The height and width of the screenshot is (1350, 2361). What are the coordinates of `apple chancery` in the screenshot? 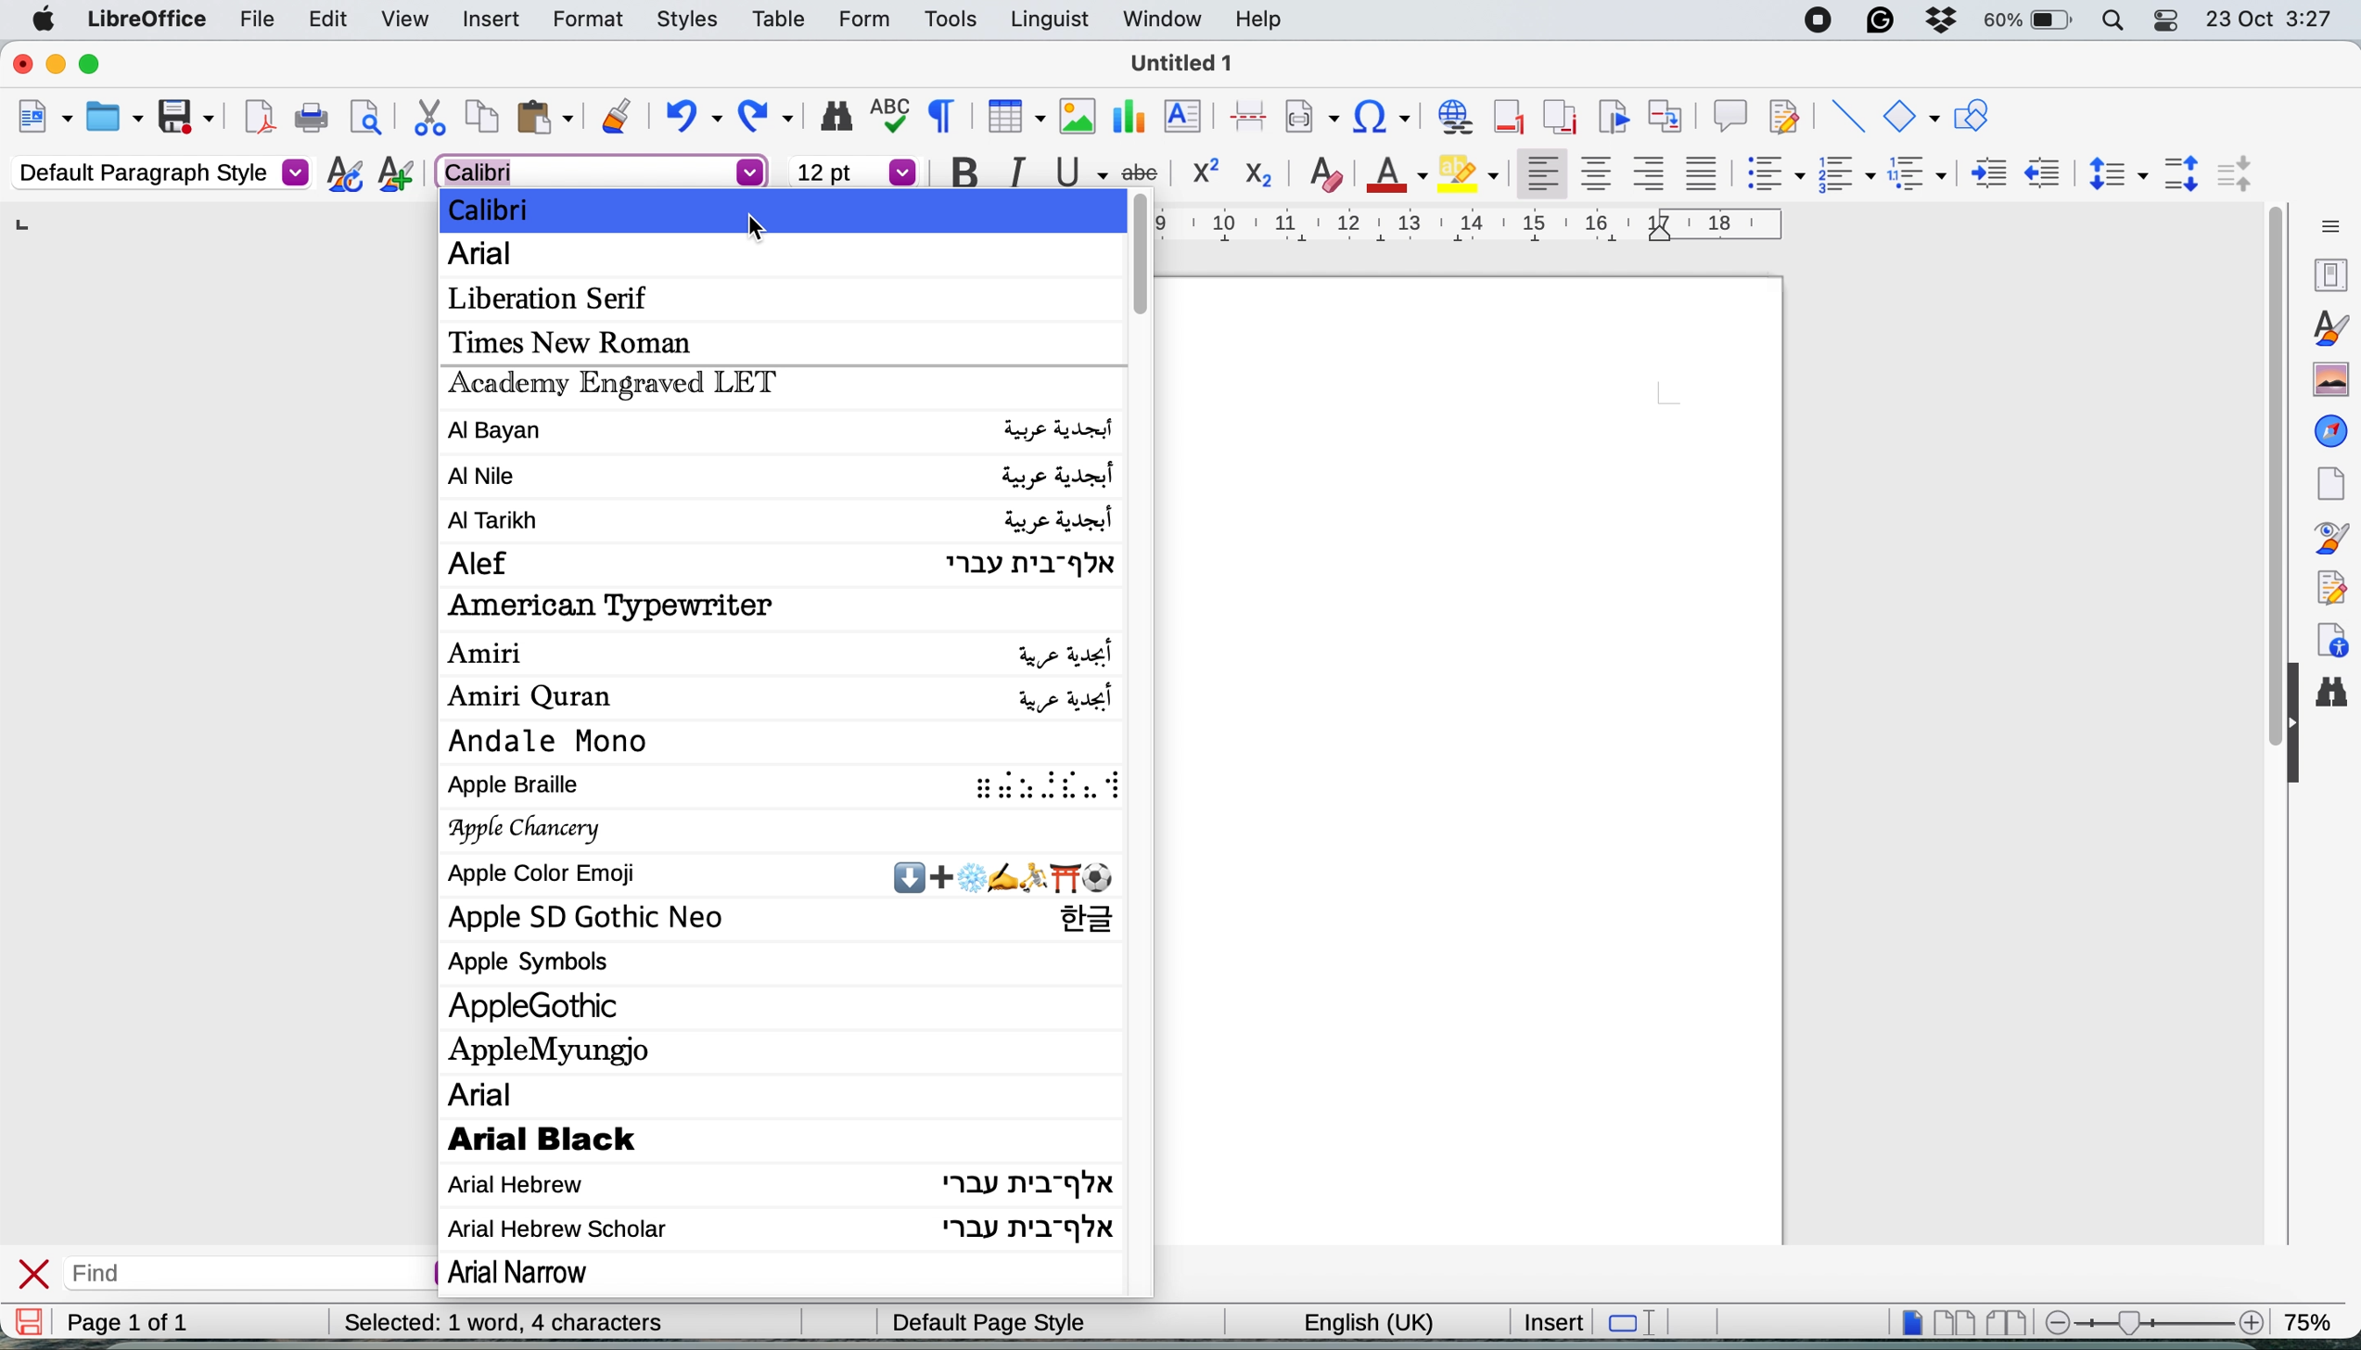 It's located at (530, 829).